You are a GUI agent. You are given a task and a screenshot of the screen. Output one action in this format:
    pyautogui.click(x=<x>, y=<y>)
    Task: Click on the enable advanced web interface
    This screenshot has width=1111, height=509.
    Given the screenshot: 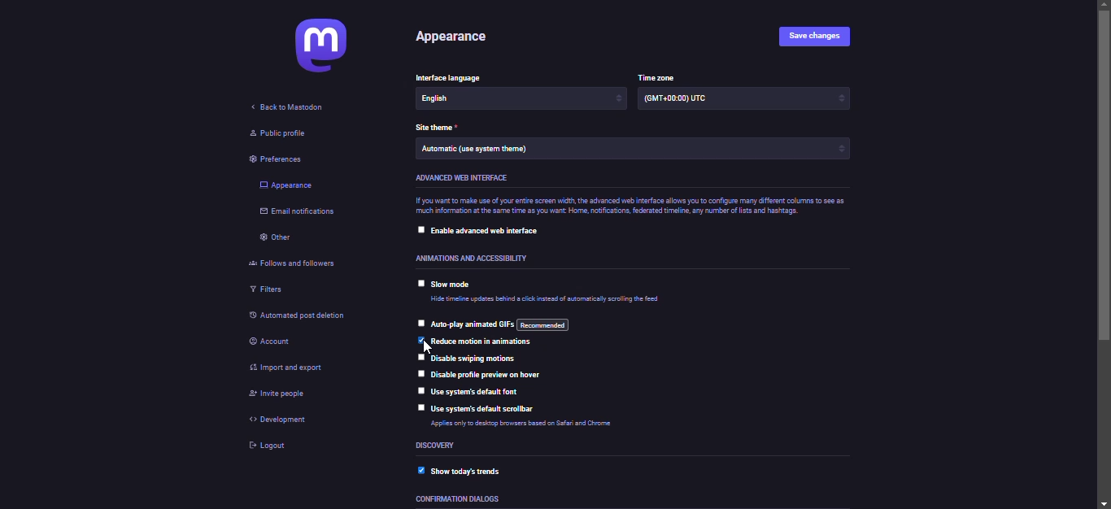 What is the action you would take?
    pyautogui.click(x=485, y=229)
    